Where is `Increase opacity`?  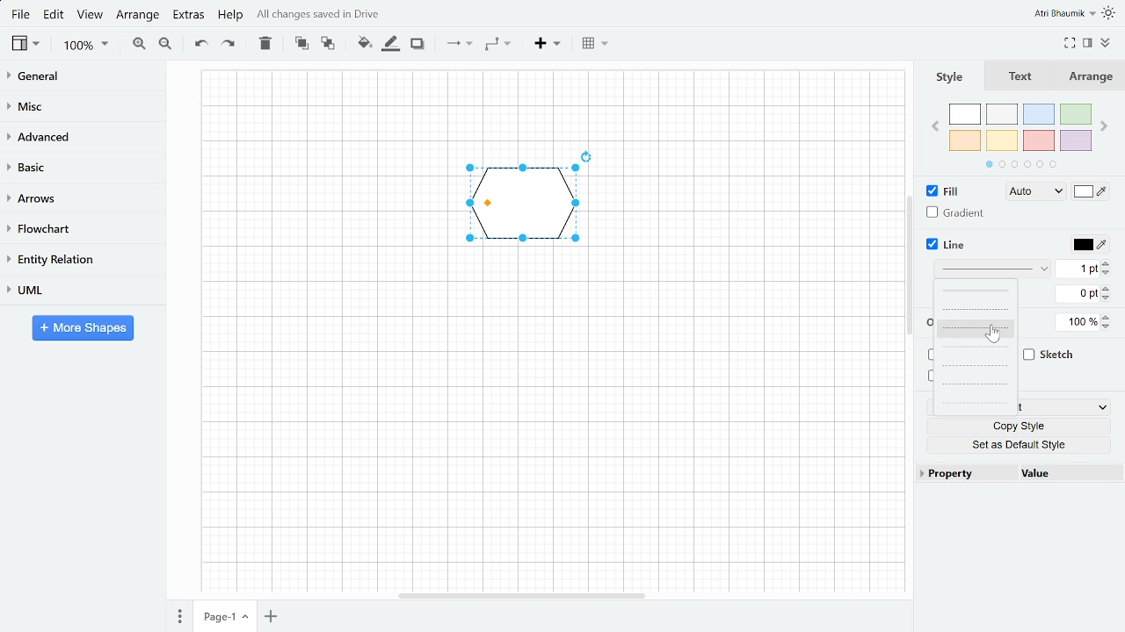
Increase opacity is located at coordinates (1107, 318).